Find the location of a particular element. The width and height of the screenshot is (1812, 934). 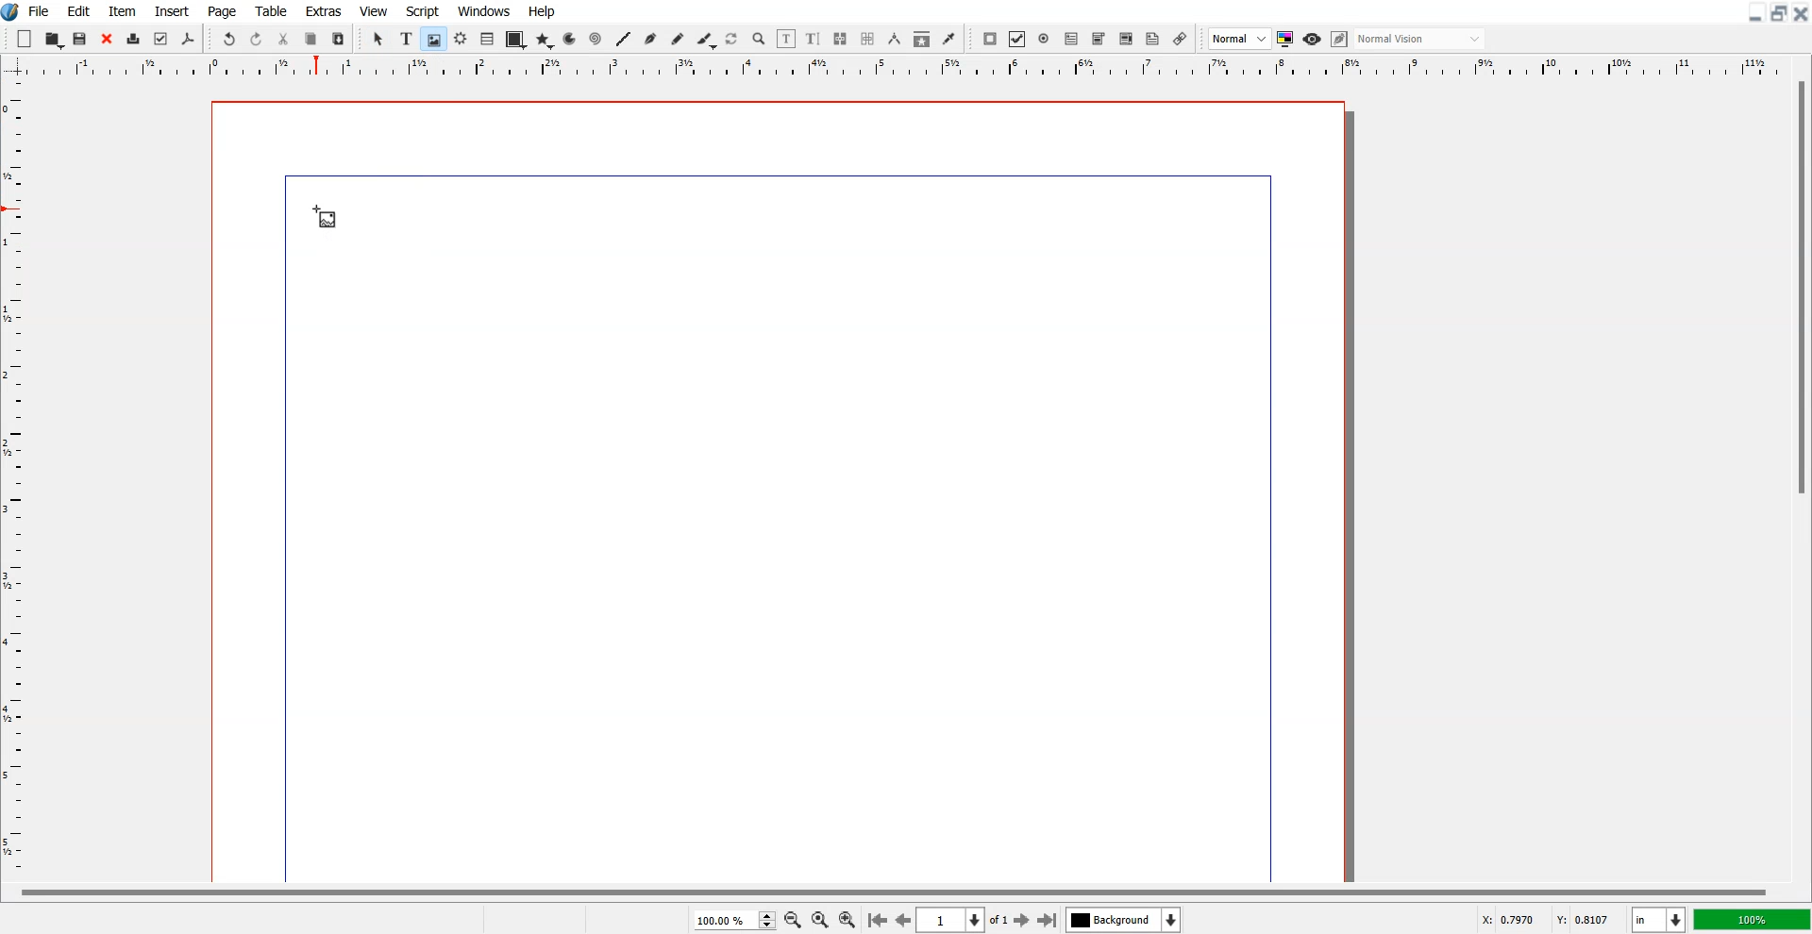

Go to Next Page is located at coordinates (1024, 921).